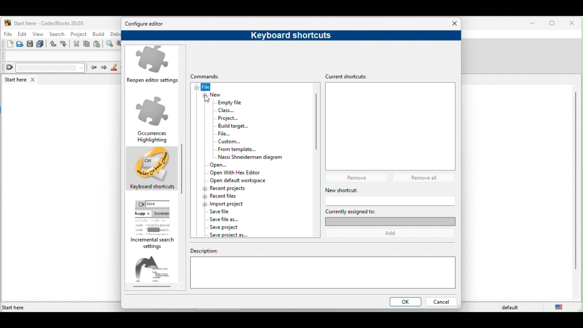  What do you see at coordinates (238, 142) in the screenshot?
I see `custom` at bounding box center [238, 142].